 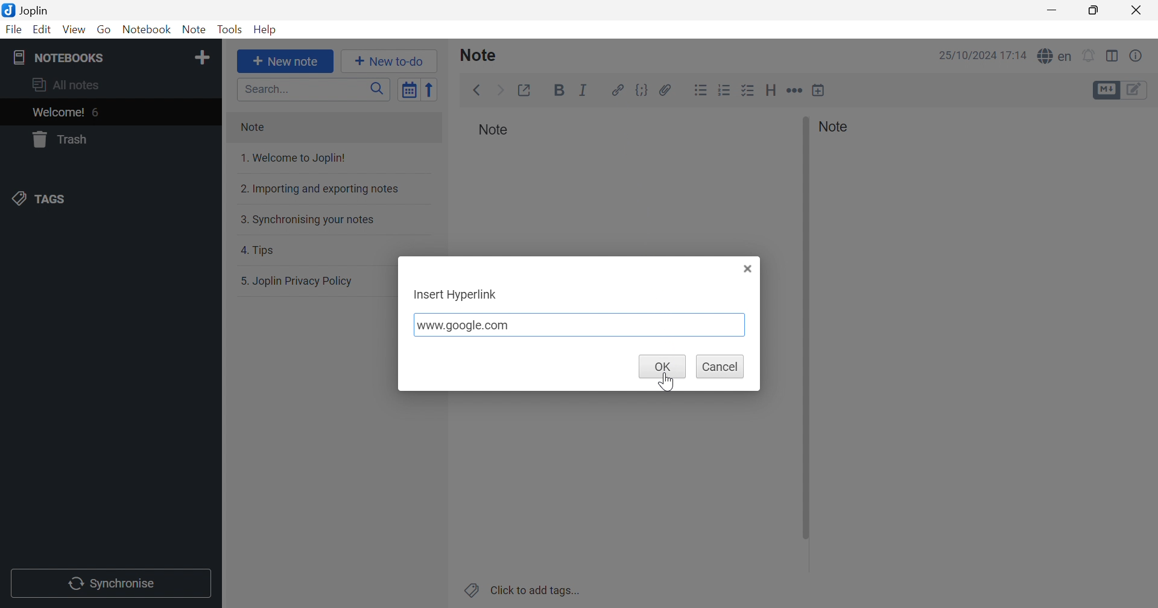 What do you see at coordinates (7, 10) in the screenshot?
I see `joplin logo` at bounding box center [7, 10].